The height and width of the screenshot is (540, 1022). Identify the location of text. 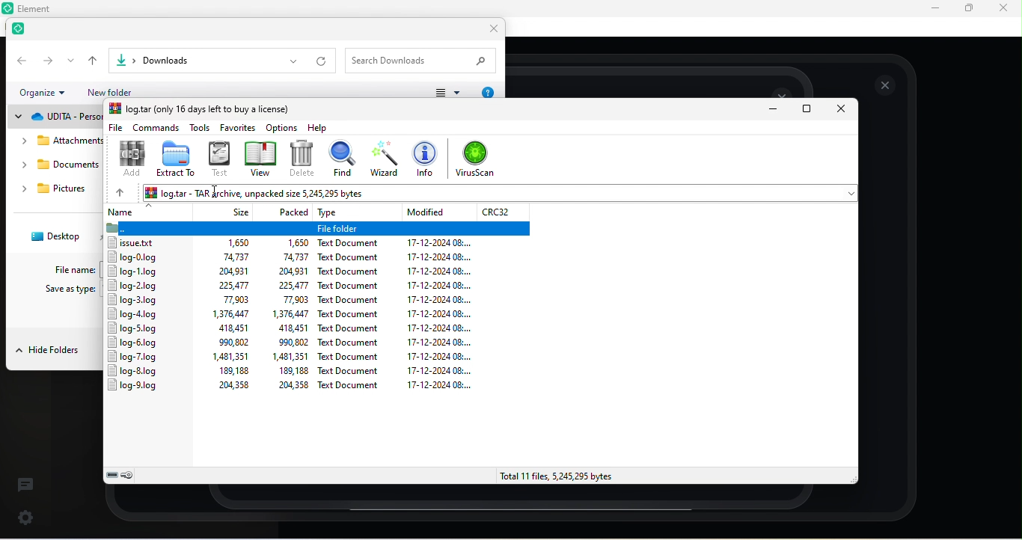
(218, 159).